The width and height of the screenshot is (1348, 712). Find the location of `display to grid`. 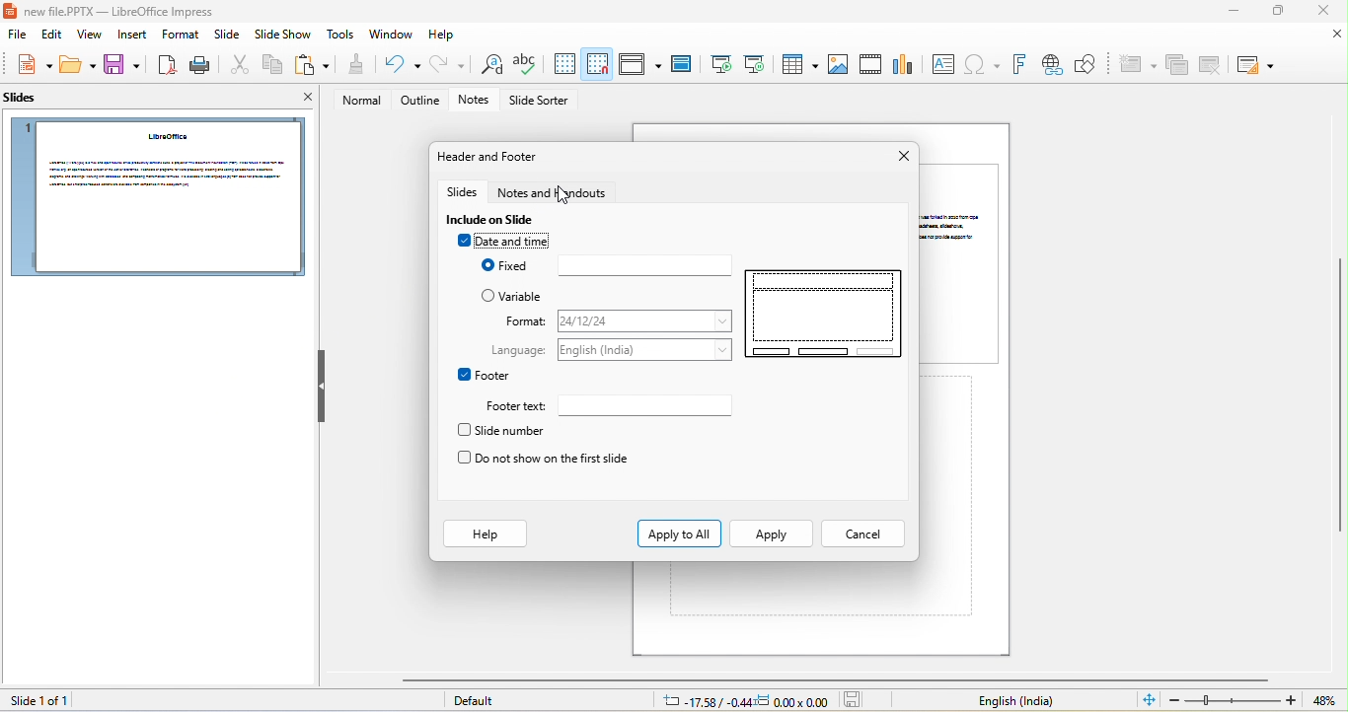

display to grid is located at coordinates (563, 64).